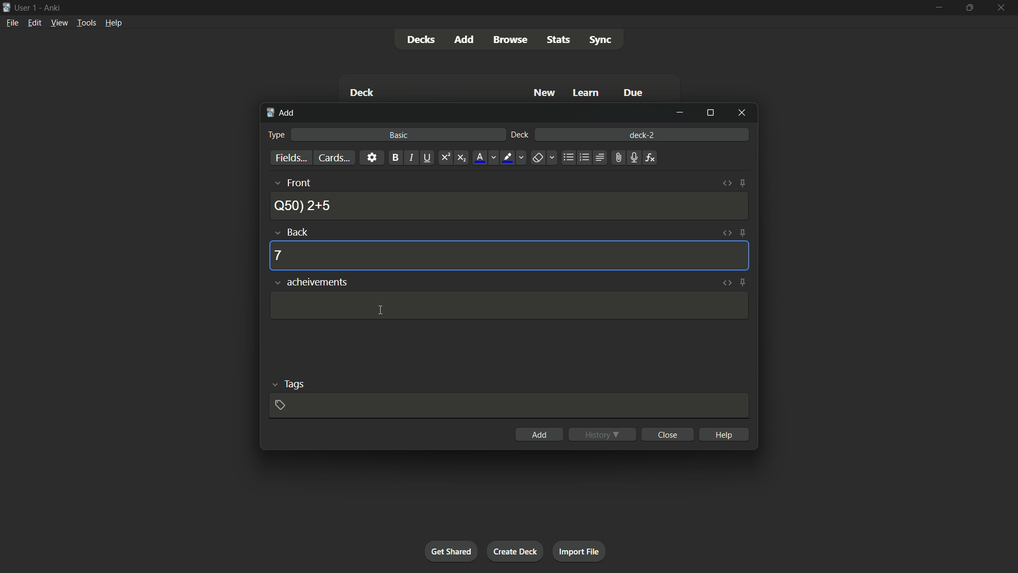 This screenshot has height=573, width=1018. Describe the element at coordinates (59, 23) in the screenshot. I see `view menu` at that location.